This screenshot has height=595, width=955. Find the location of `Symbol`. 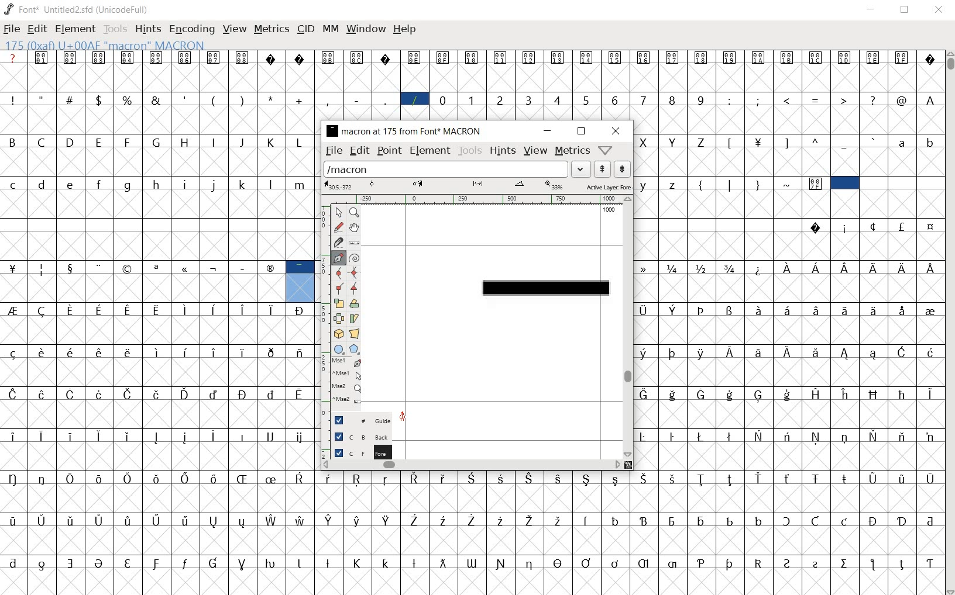

Symbol is located at coordinates (846, 228).